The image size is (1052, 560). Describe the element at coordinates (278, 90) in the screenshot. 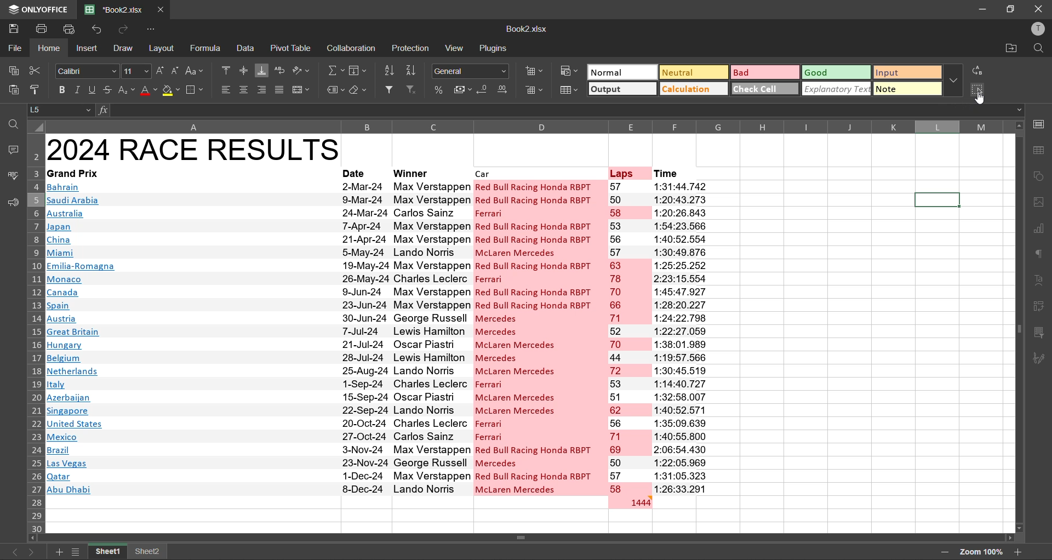

I see `justified` at that location.